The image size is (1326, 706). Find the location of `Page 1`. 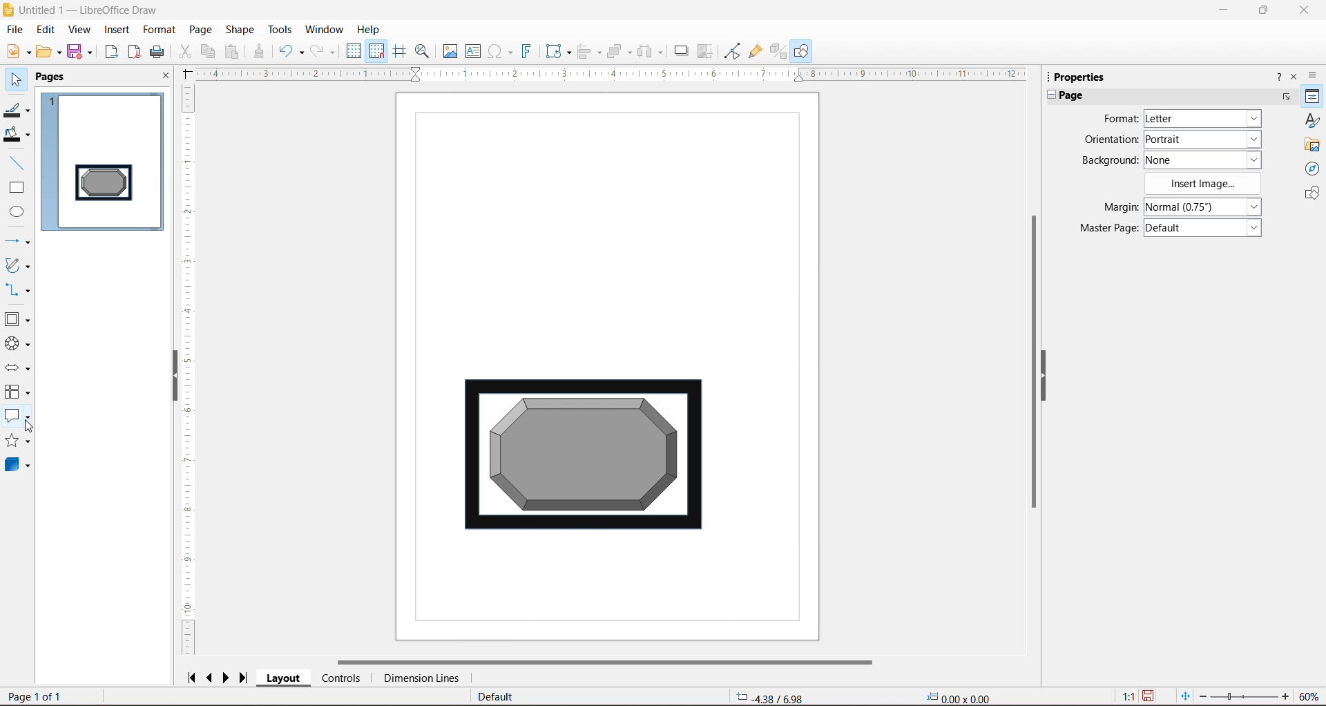

Page 1 is located at coordinates (103, 162).